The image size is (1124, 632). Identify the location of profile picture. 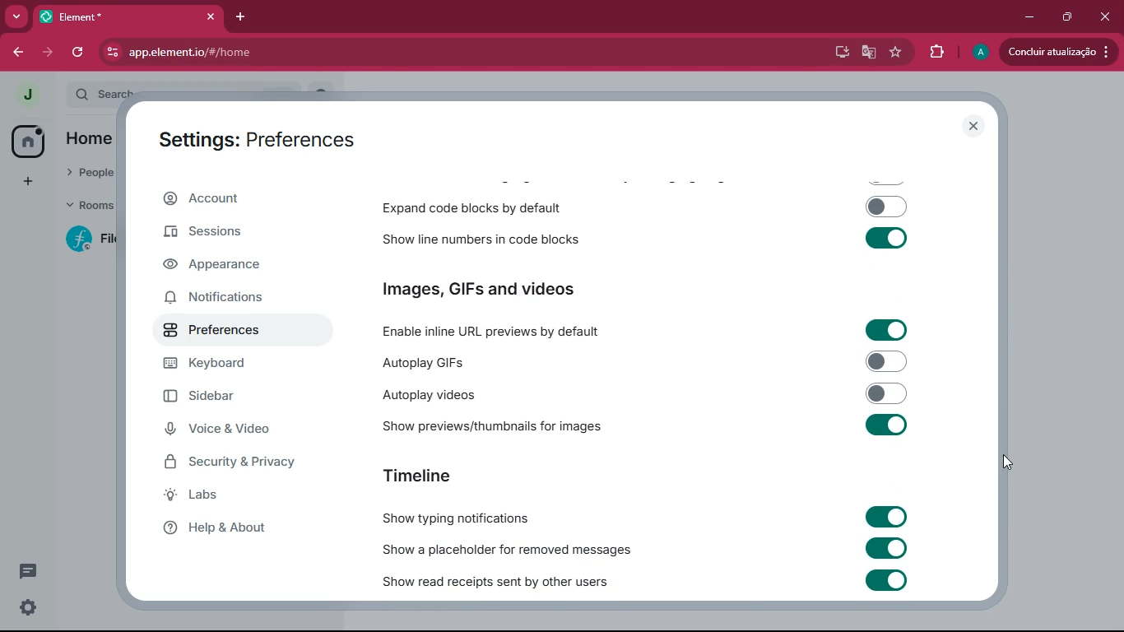
(980, 53).